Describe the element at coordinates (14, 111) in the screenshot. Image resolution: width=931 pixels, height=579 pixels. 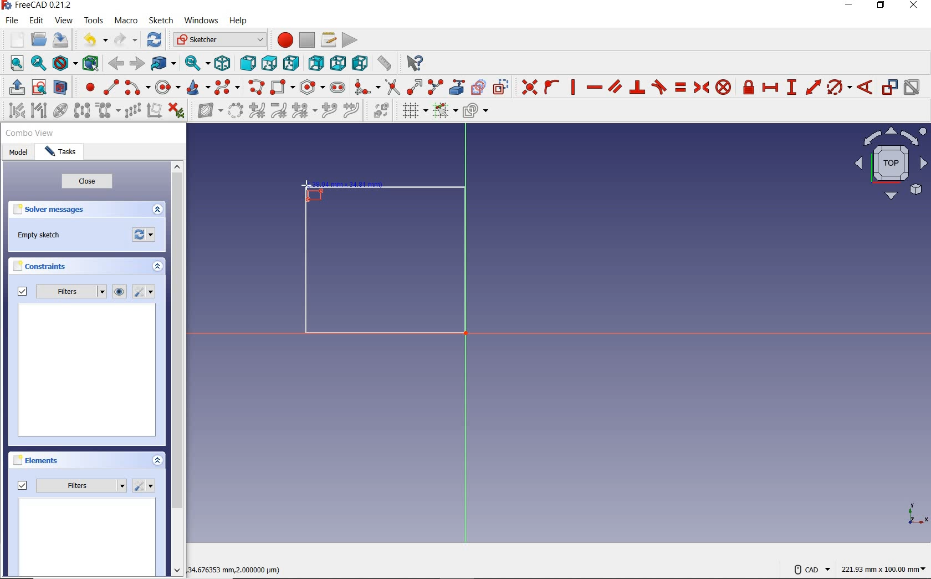
I see `select associated constraints` at that location.